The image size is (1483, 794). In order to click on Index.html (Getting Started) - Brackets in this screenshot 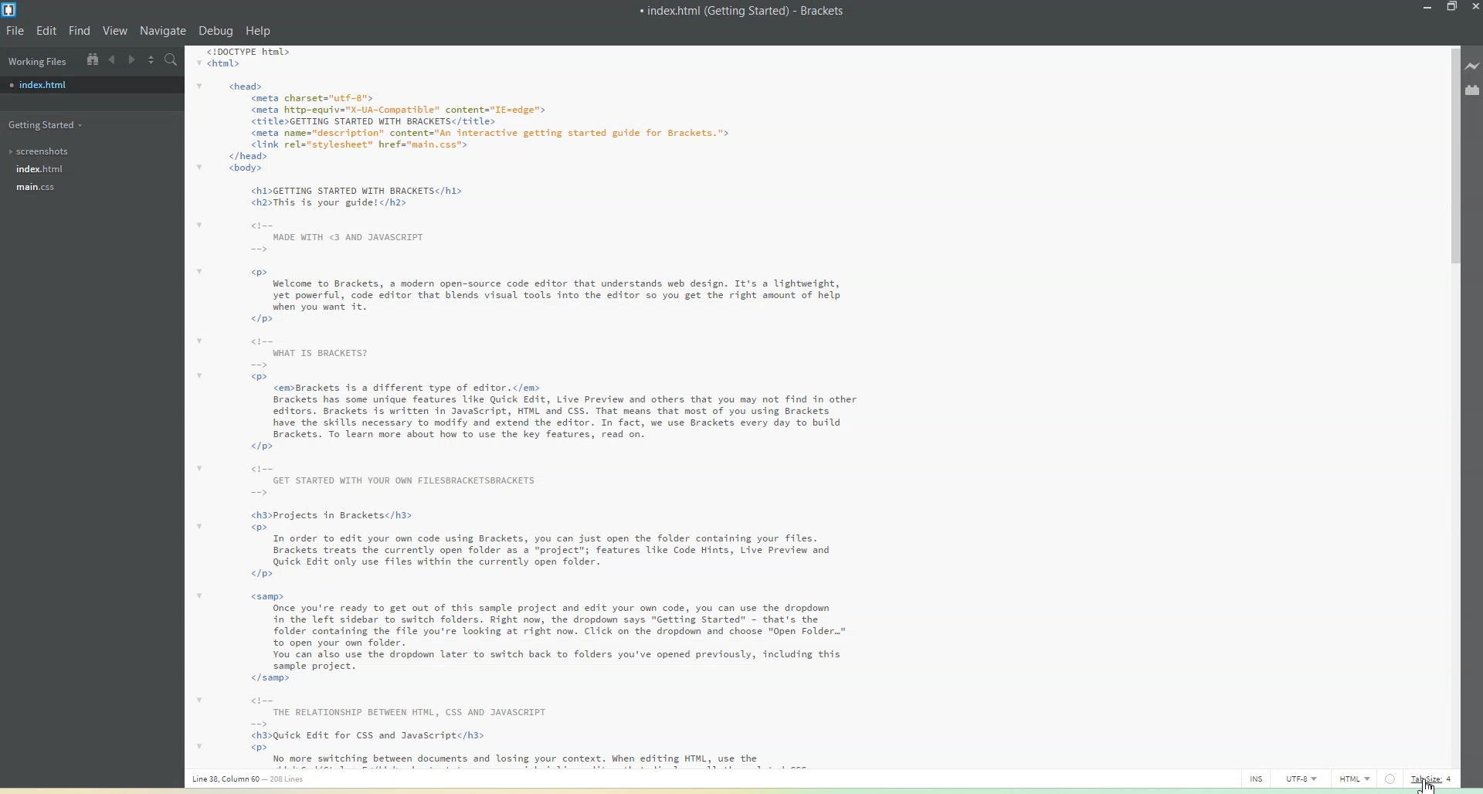, I will do `click(744, 10)`.